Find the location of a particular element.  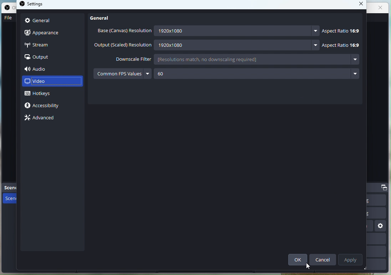

Cancel is located at coordinates (323, 260).